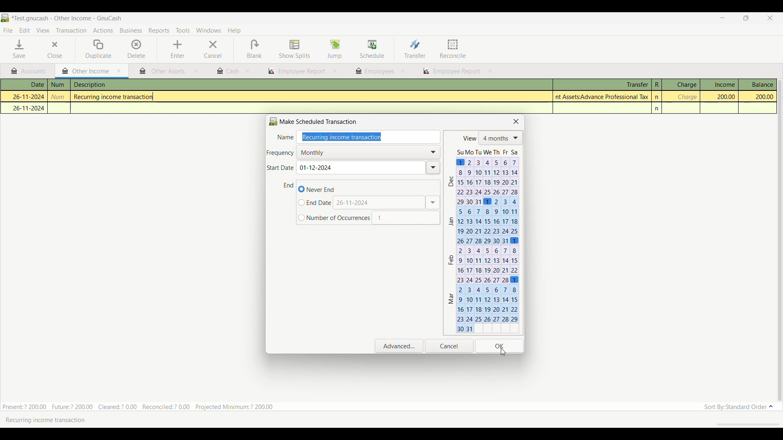  I want to click on Enter start date of transaction, so click(367, 168).